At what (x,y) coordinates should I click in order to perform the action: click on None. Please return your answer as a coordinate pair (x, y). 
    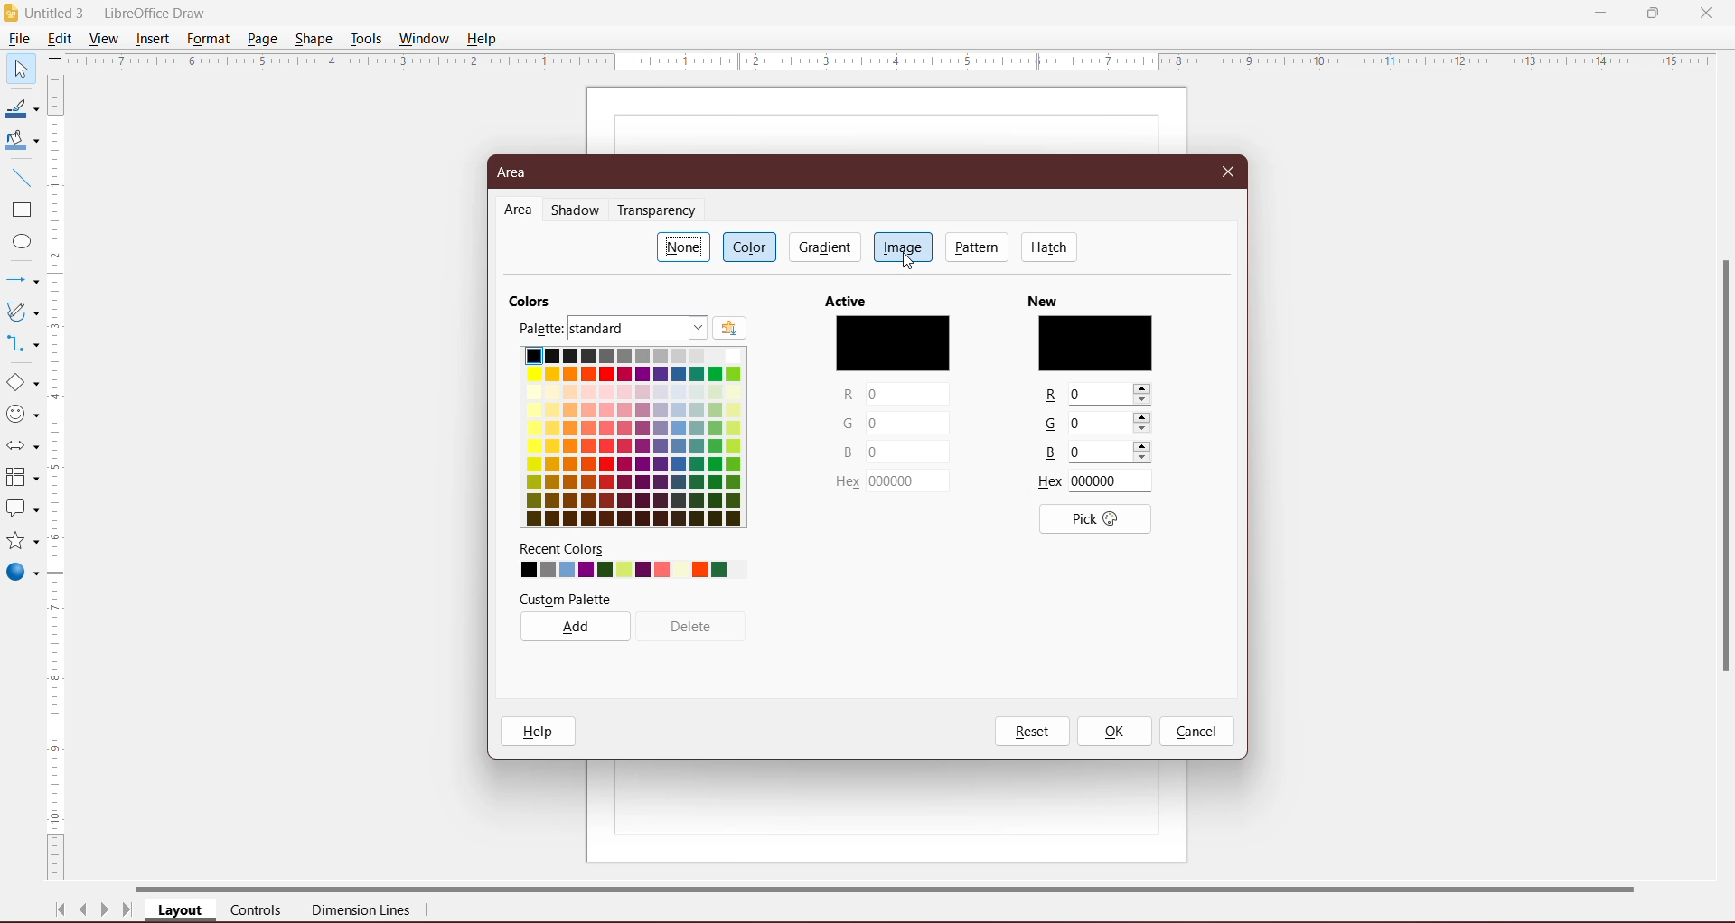
    Looking at the image, I should click on (684, 247).